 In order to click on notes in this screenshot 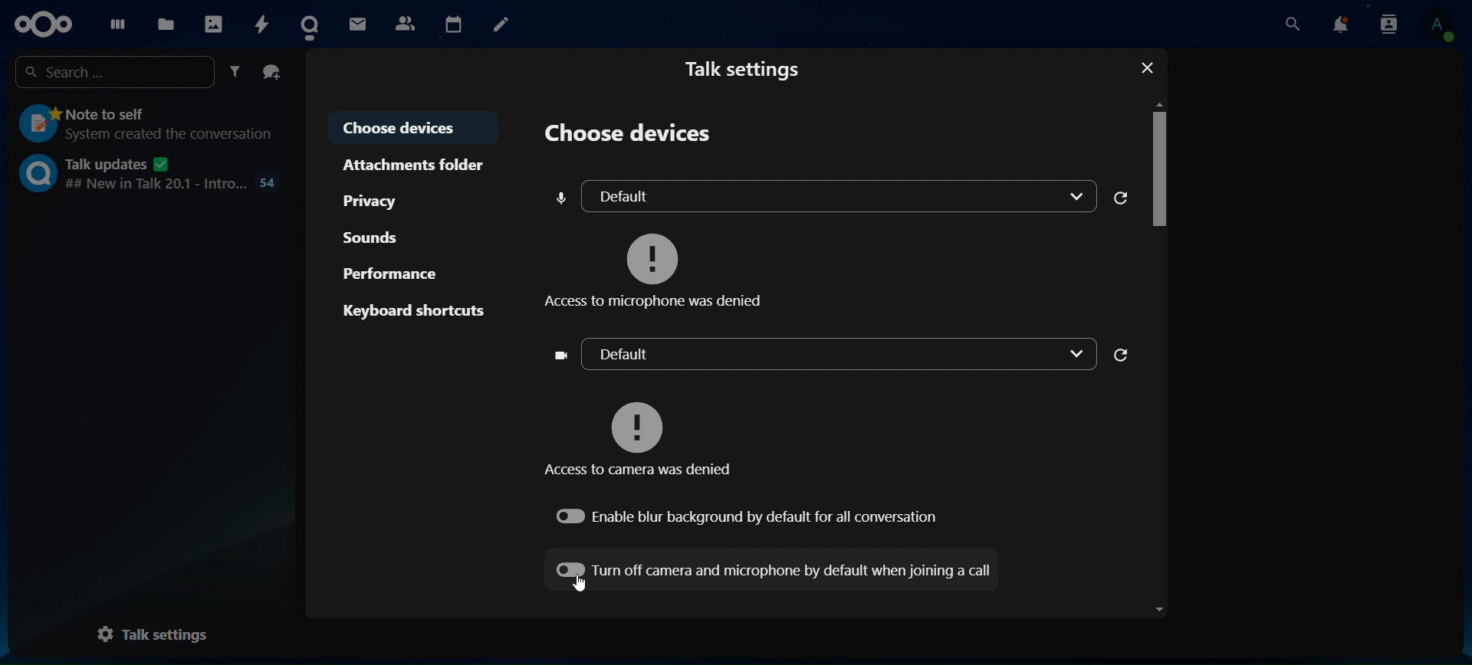, I will do `click(501, 22)`.